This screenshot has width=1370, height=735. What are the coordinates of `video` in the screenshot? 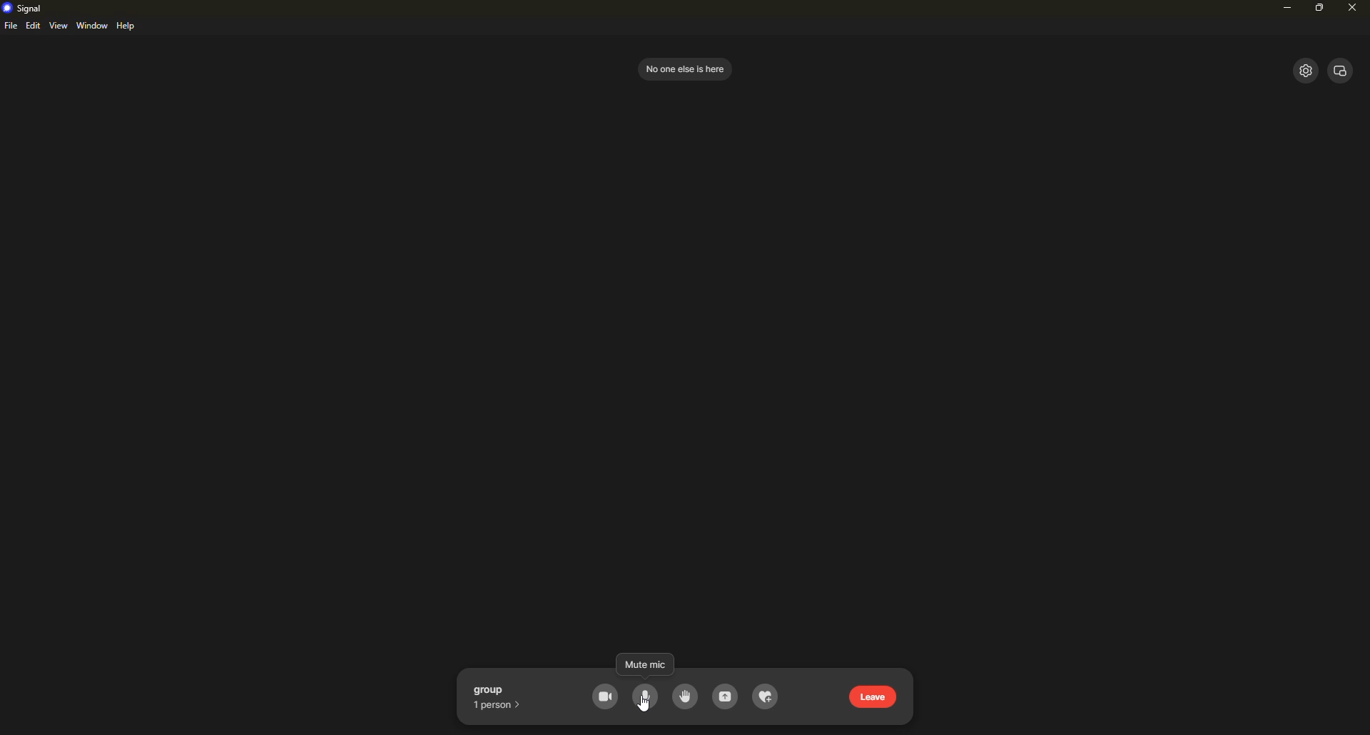 It's located at (606, 697).